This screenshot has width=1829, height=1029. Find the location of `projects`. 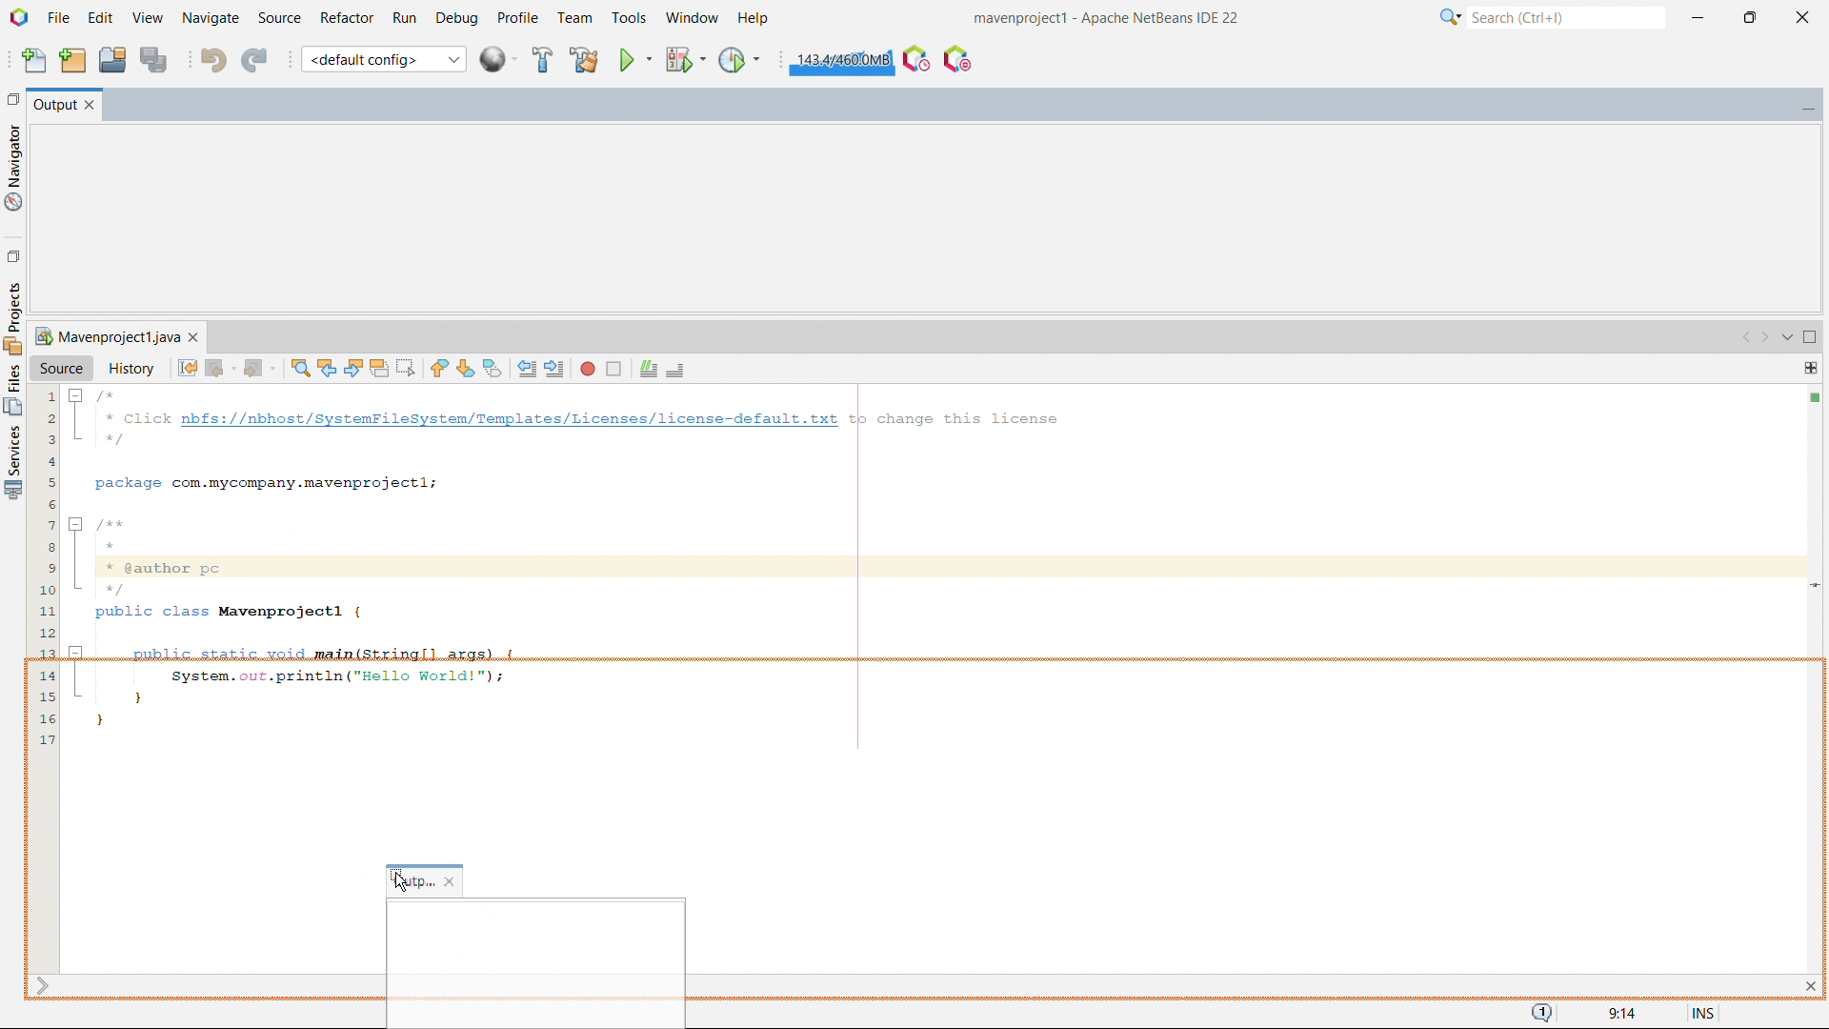

projects is located at coordinates (13, 463).